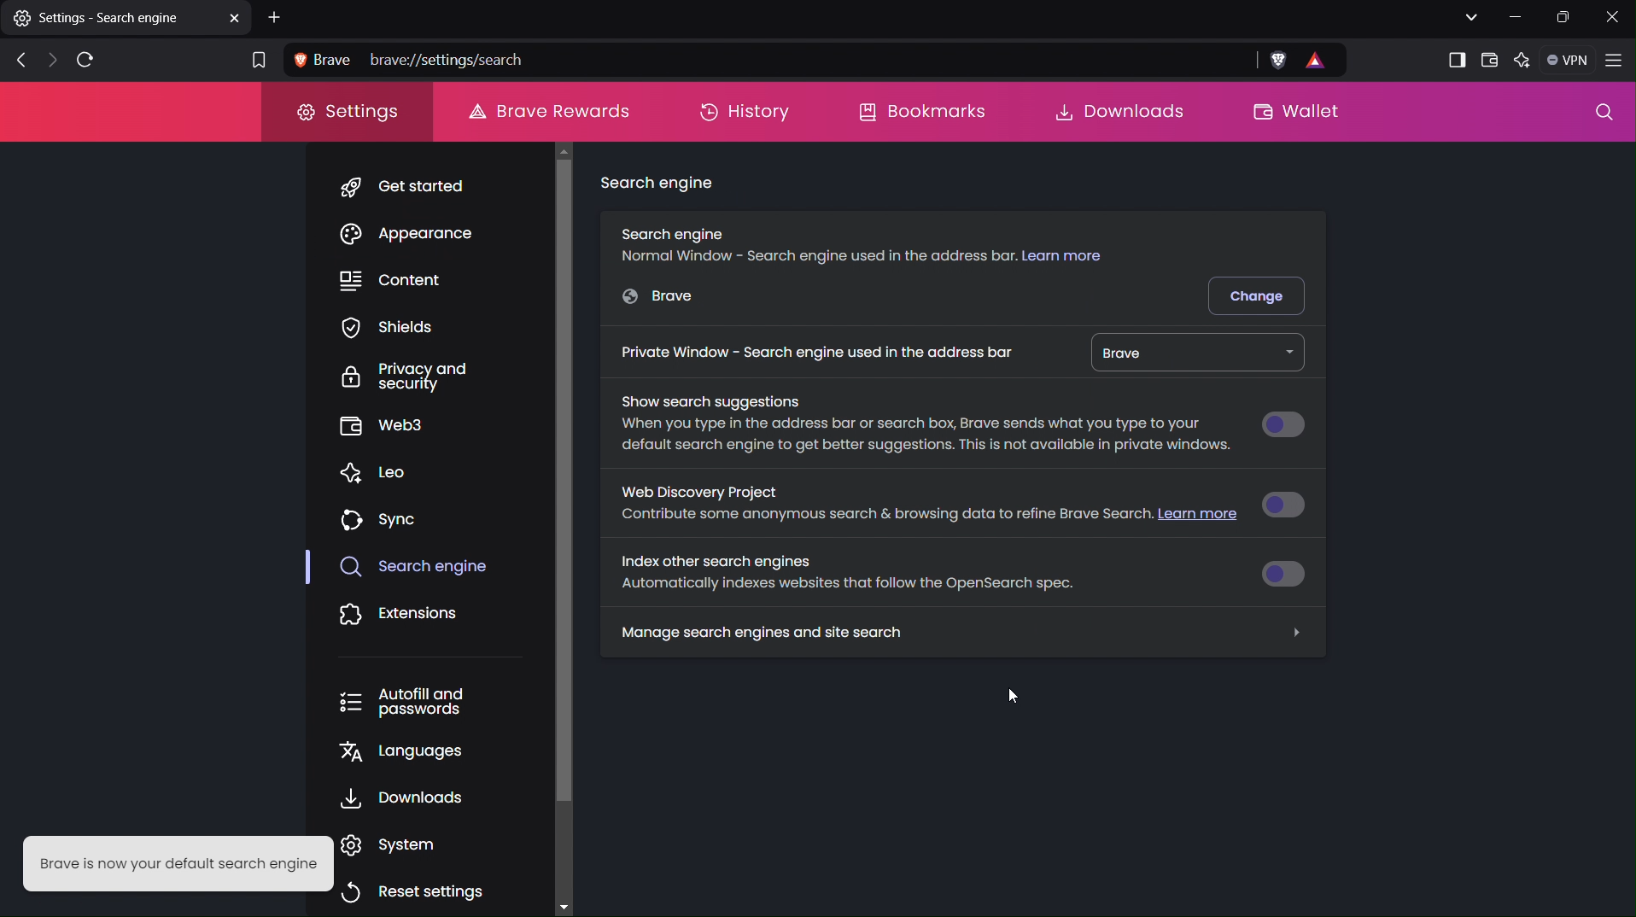  What do you see at coordinates (418, 237) in the screenshot?
I see `Appearance` at bounding box center [418, 237].